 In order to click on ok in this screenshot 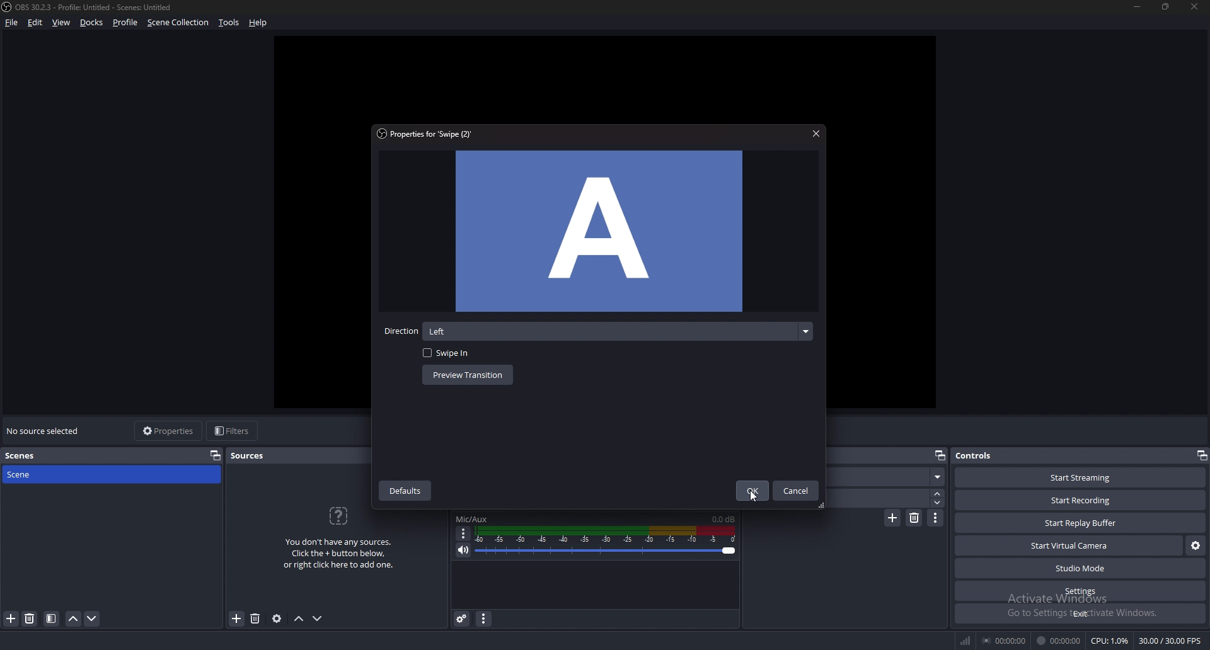, I will do `click(752, 490)`.